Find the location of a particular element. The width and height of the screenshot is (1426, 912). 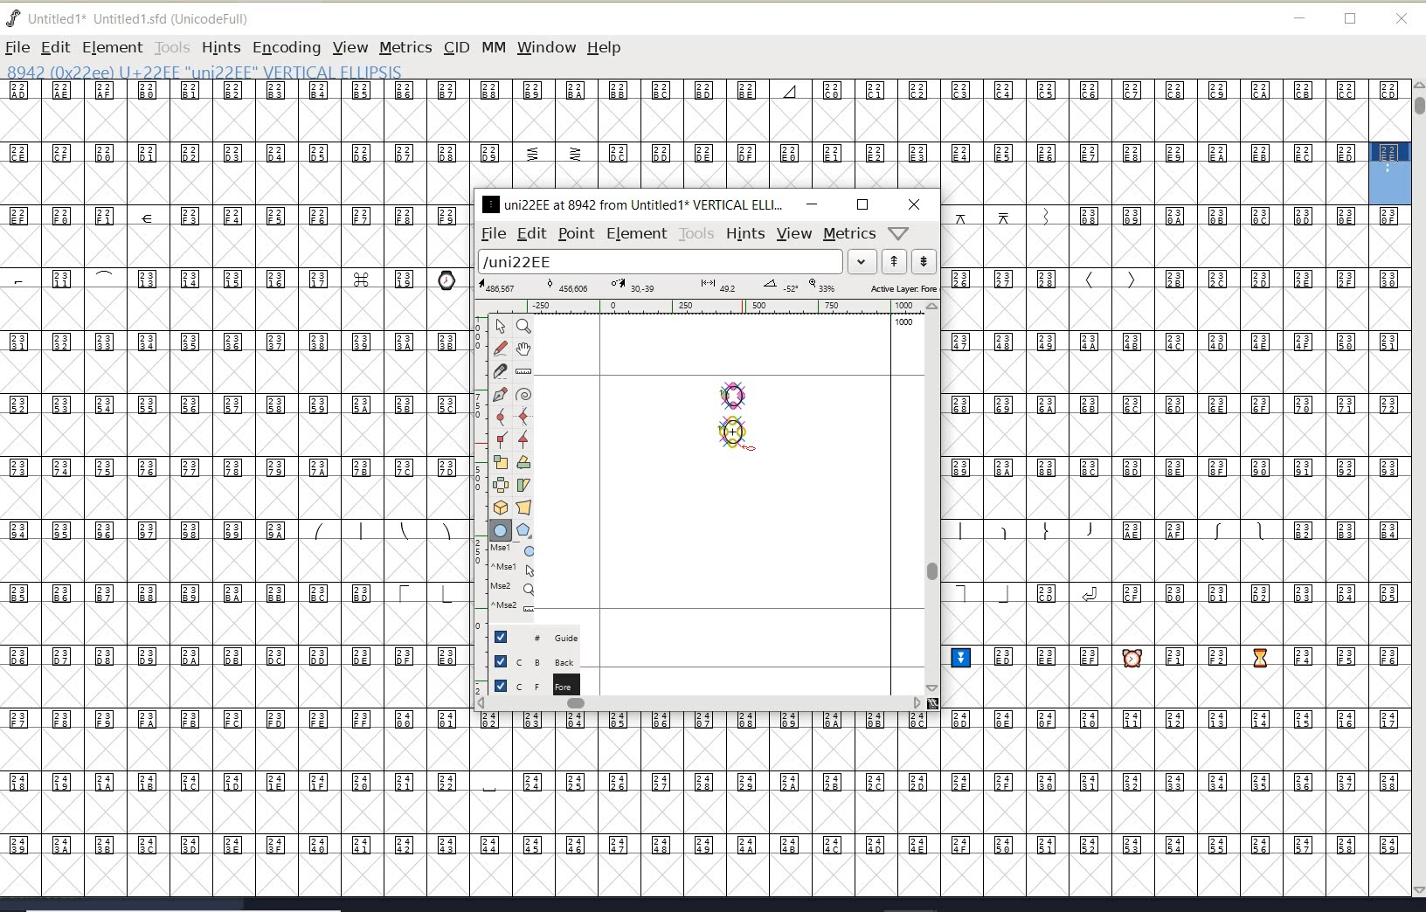

file is located at coordinates (490, 234).